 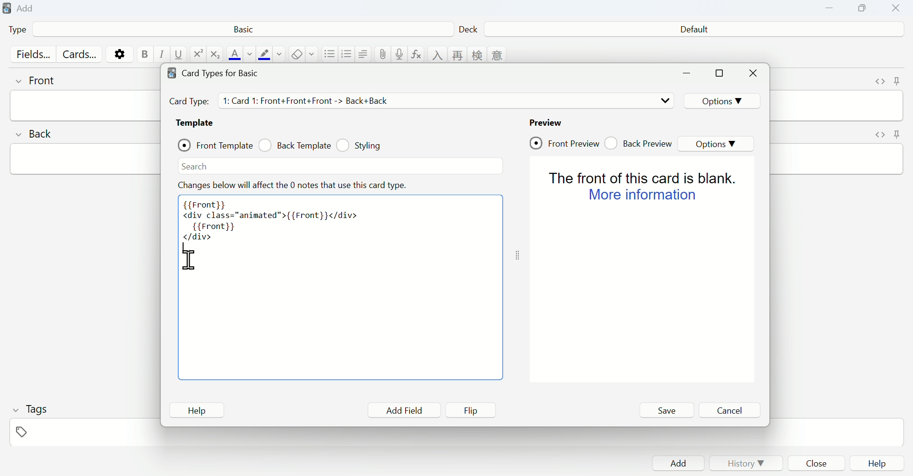 I want to click on front input field, so click(x=85, y=105).